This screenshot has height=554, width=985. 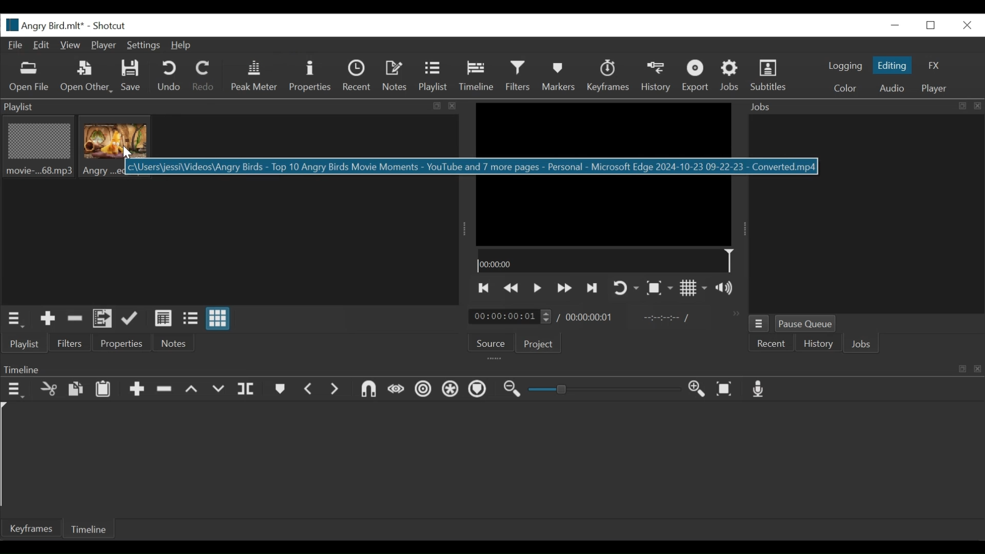 I want to click on Filters, so click(x=518, y=76).